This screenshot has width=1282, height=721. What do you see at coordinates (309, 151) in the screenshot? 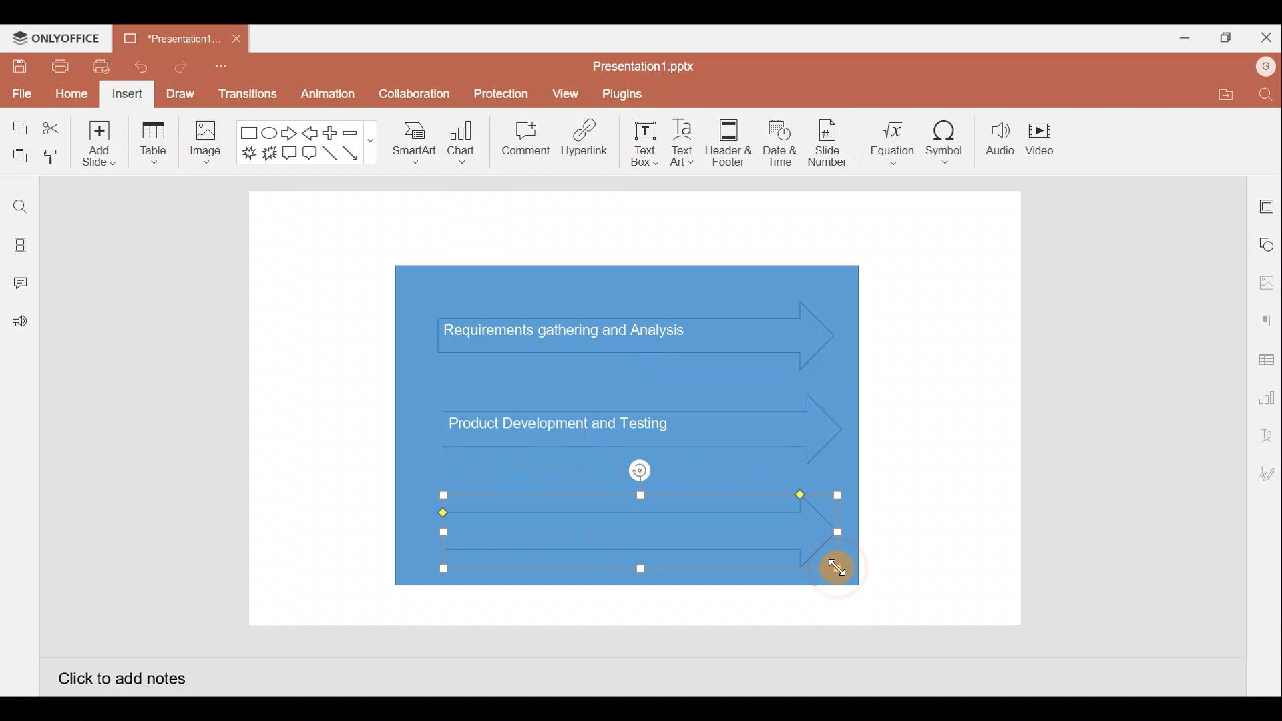
I see `Rounded Rectangular callout` at bounding box center [309, 151].